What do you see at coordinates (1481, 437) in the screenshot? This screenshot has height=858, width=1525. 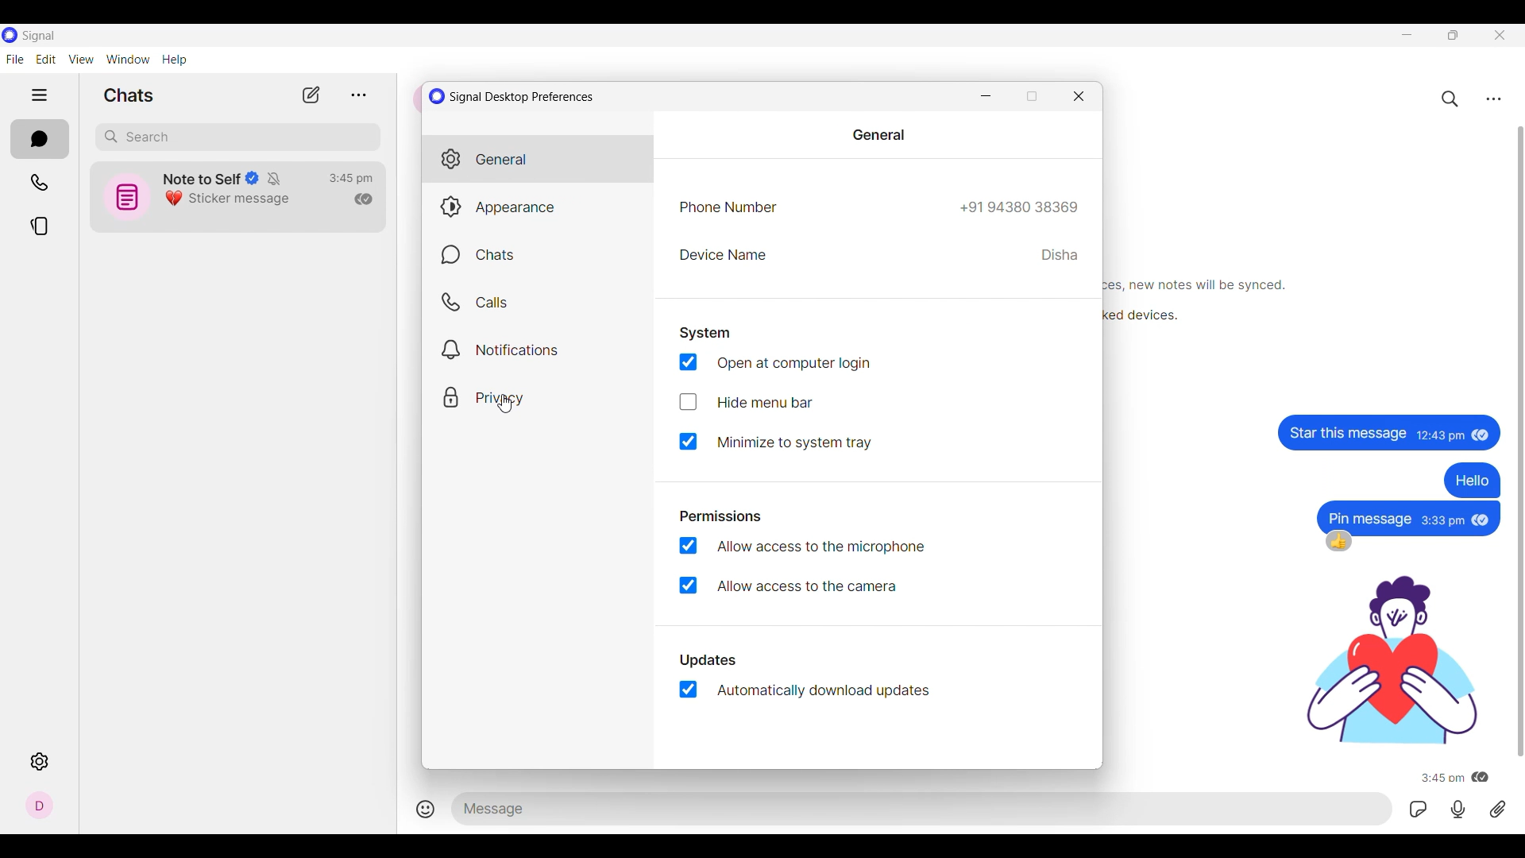 I see `Indicates message has been read` at bounding box center [1481, 437].